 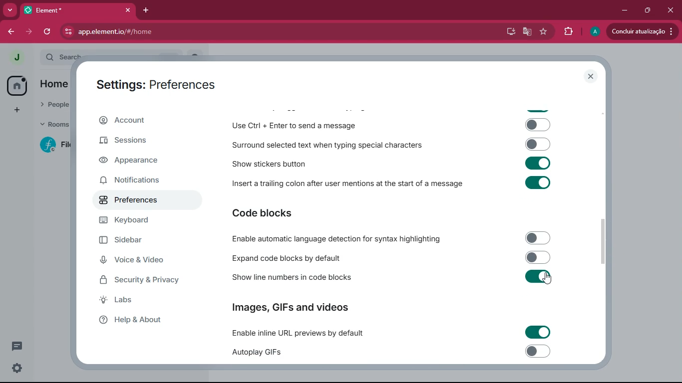 I want to click on settings: preferences, so click(x=155, y=83).